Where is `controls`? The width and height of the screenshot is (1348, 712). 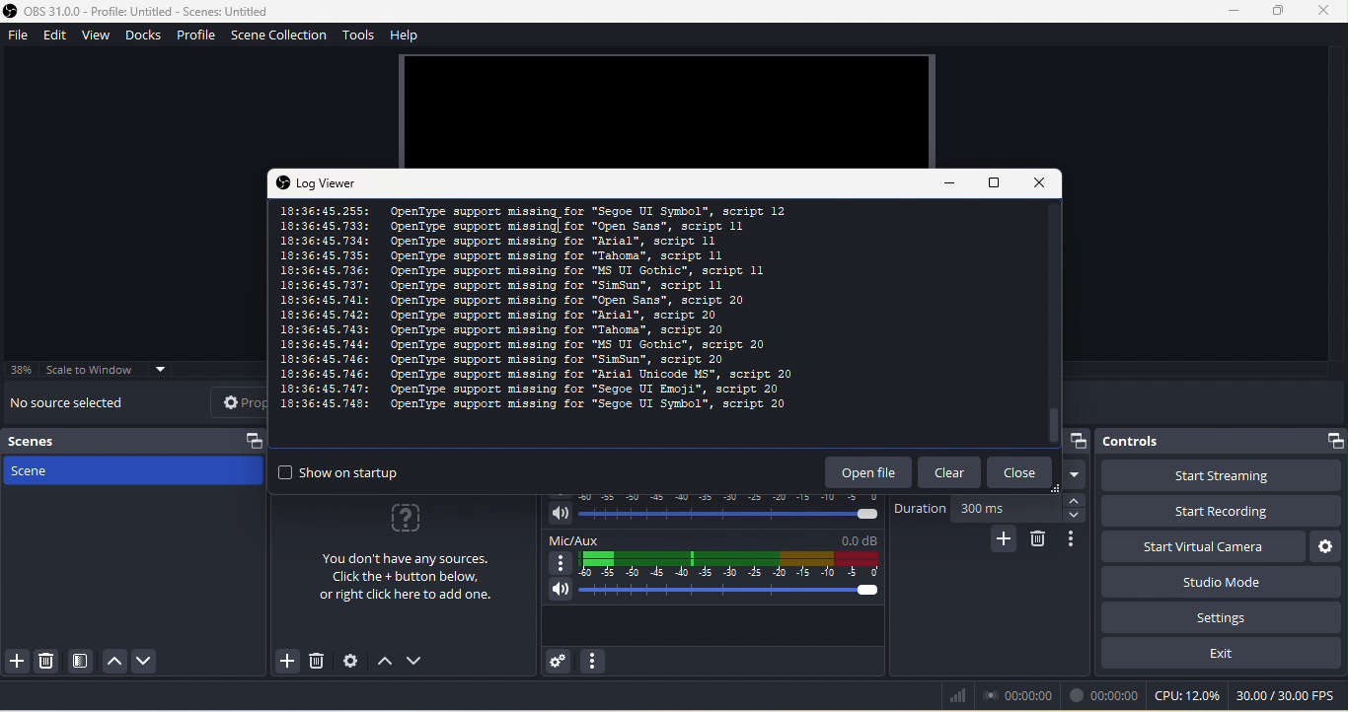 controls is located at coordinates (1207, 438).